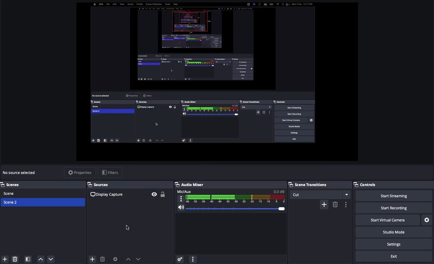  What do you see at coordinates (393, 232) in the screenshot?
I see `Studio mode` at bounding box center [393, 232].